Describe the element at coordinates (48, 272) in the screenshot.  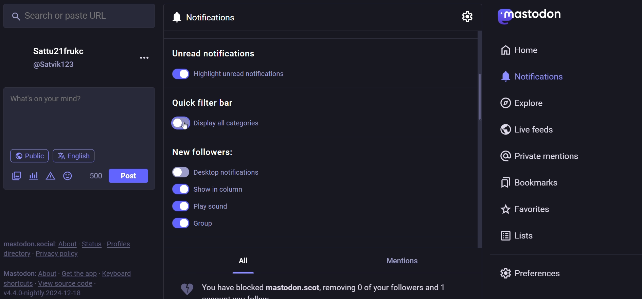
I see `about` at that location.